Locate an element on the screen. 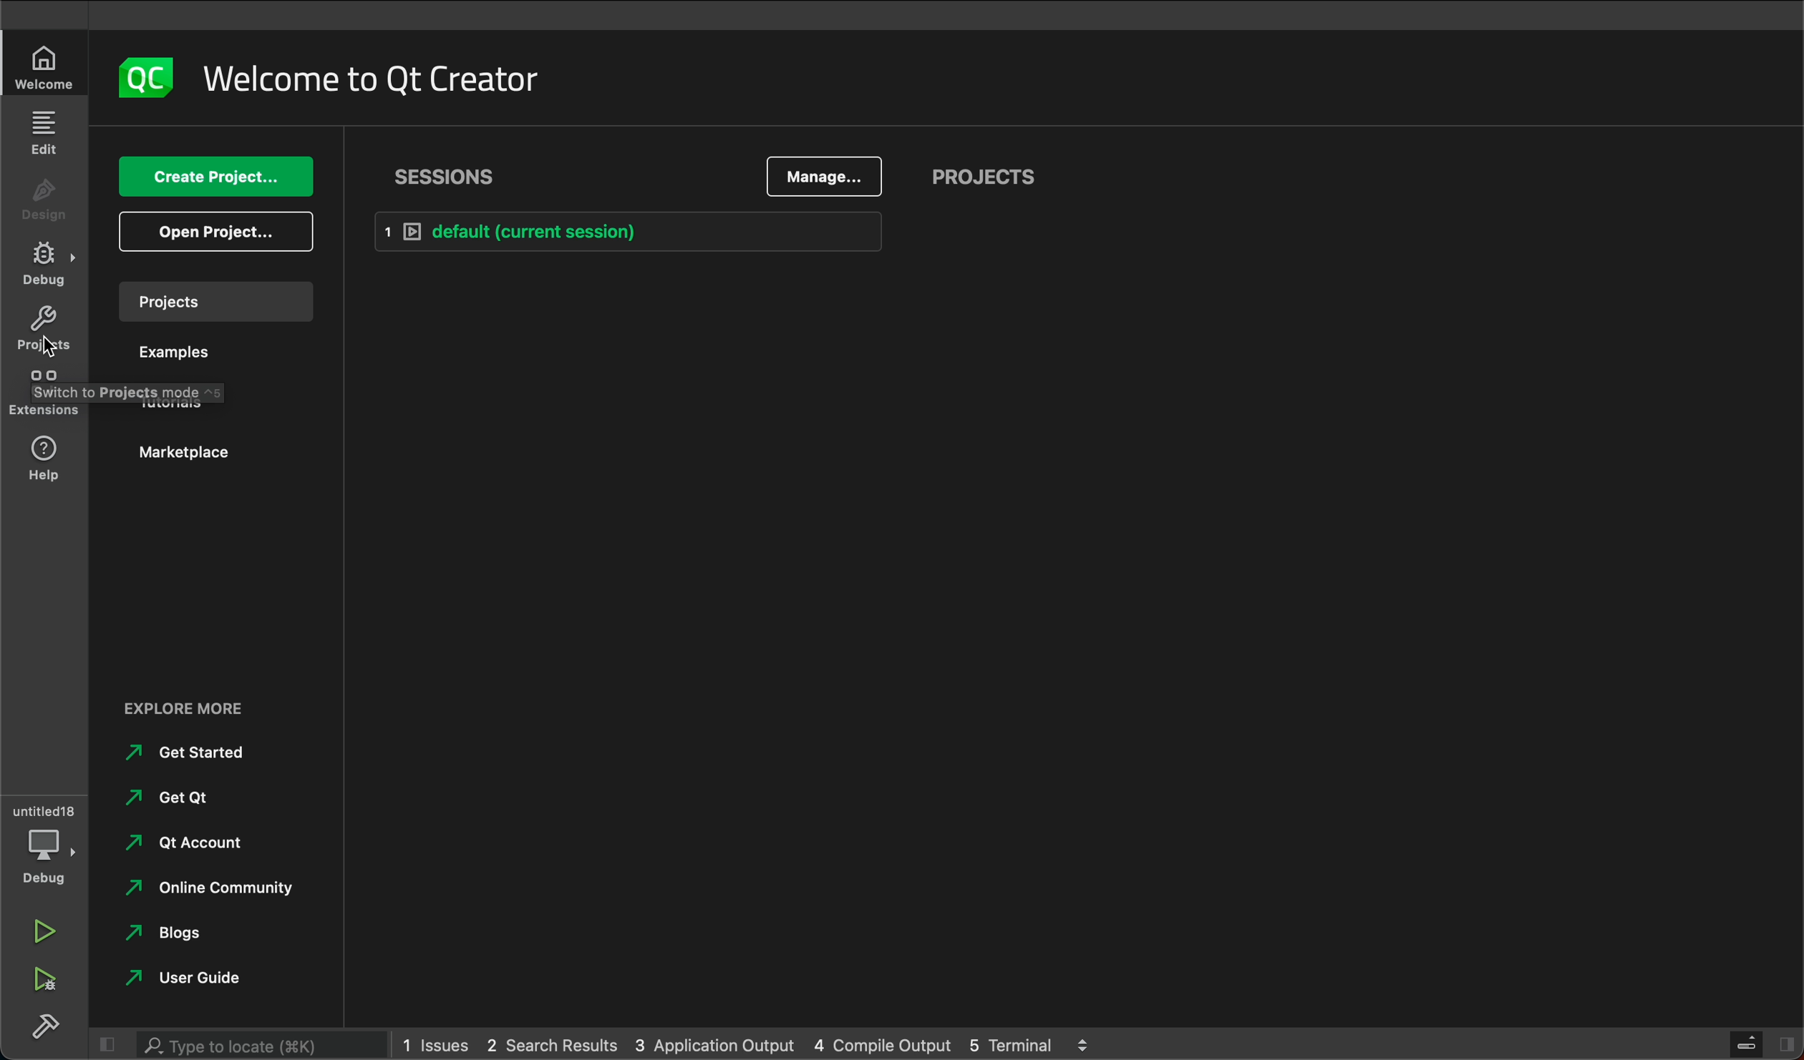 The width and height of the screenshot is (1804, 1060). run debug is located at coordinates (41, 978).